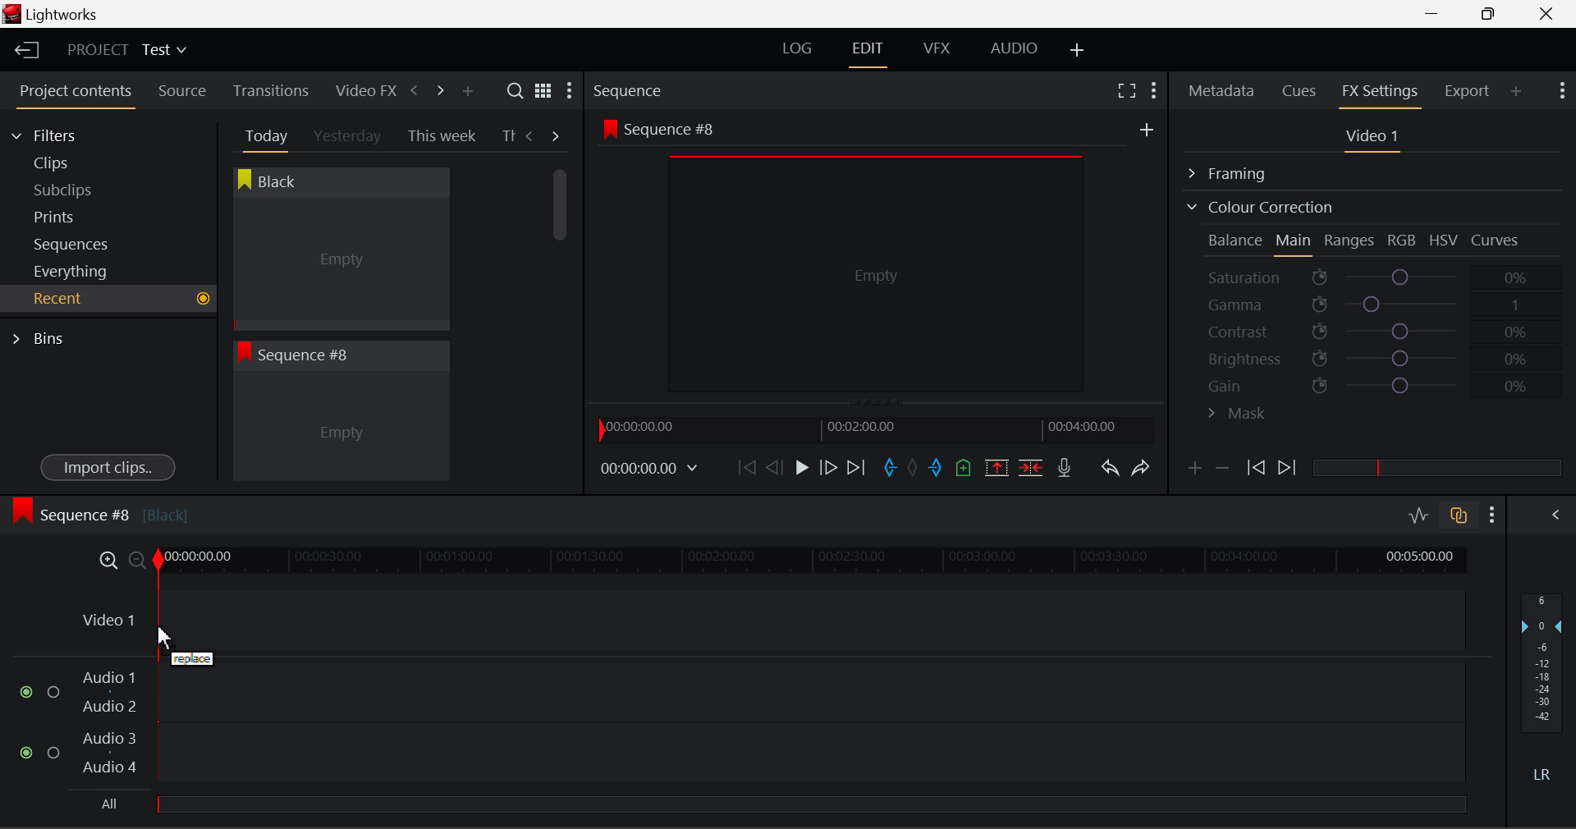  Describe the element at coordinates (557, 135) in the screenshot. I see `Next Tab` at that location.